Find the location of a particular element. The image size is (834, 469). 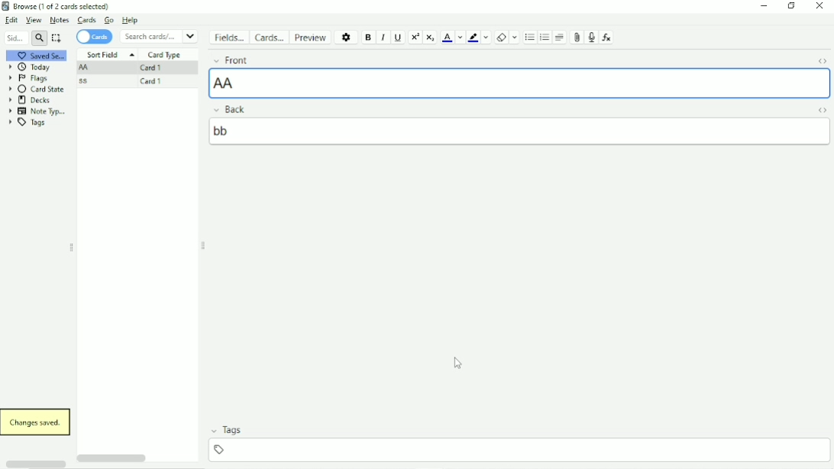

Edit is located at coordinates (12, 20).